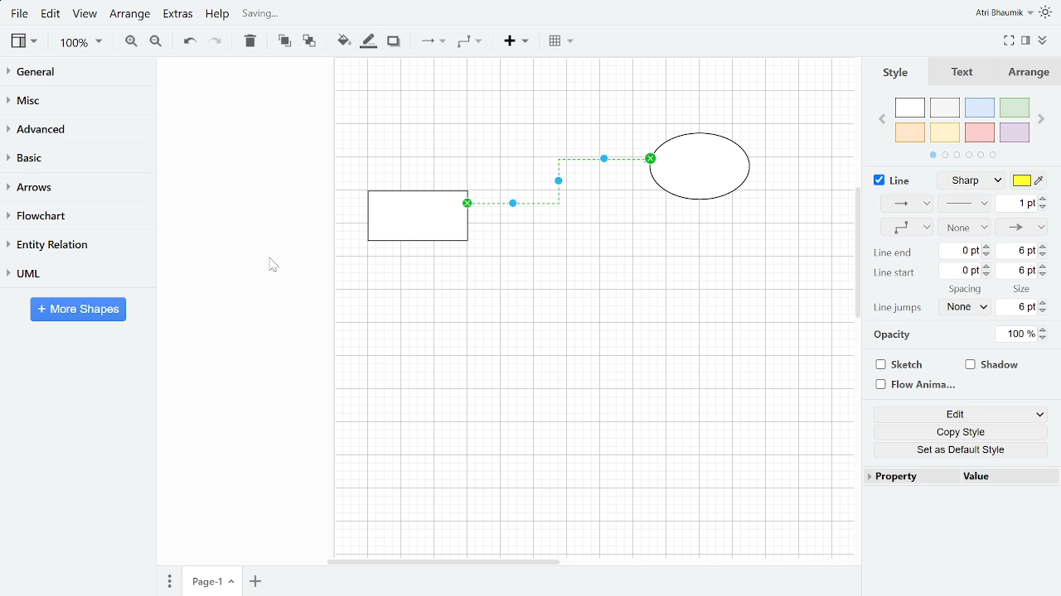  Describe the element at coordinates (1030, 182) in the screenshot. I see `Line color` at that location.